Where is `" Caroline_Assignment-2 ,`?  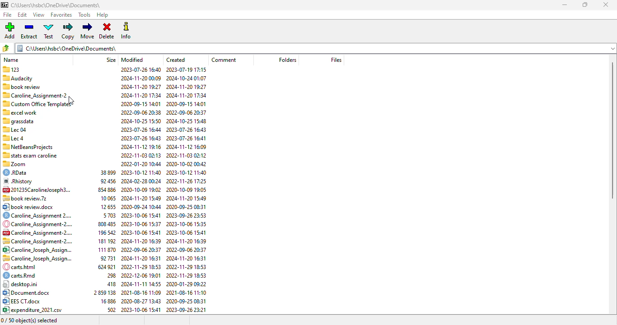 " Caroline_Assignment-2 , is located at coordinates (37, 95).